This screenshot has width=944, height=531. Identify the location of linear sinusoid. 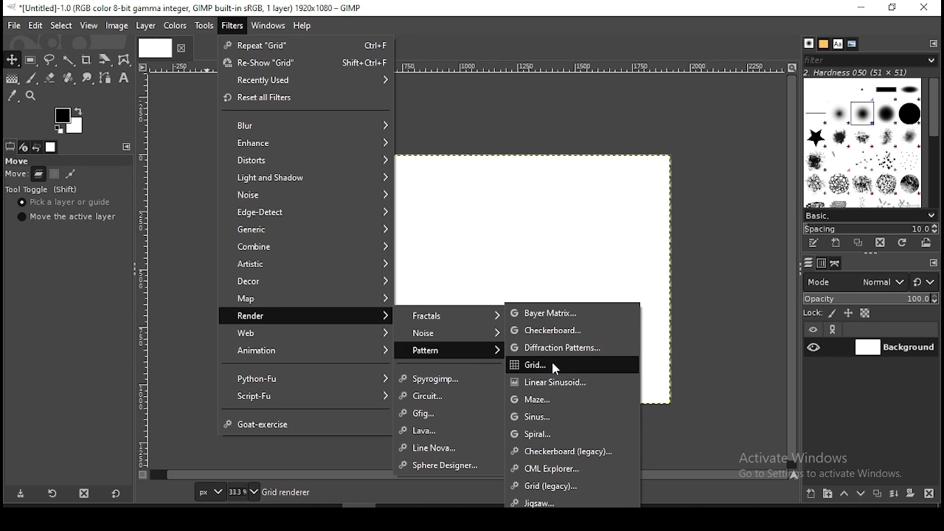
(571, 381).